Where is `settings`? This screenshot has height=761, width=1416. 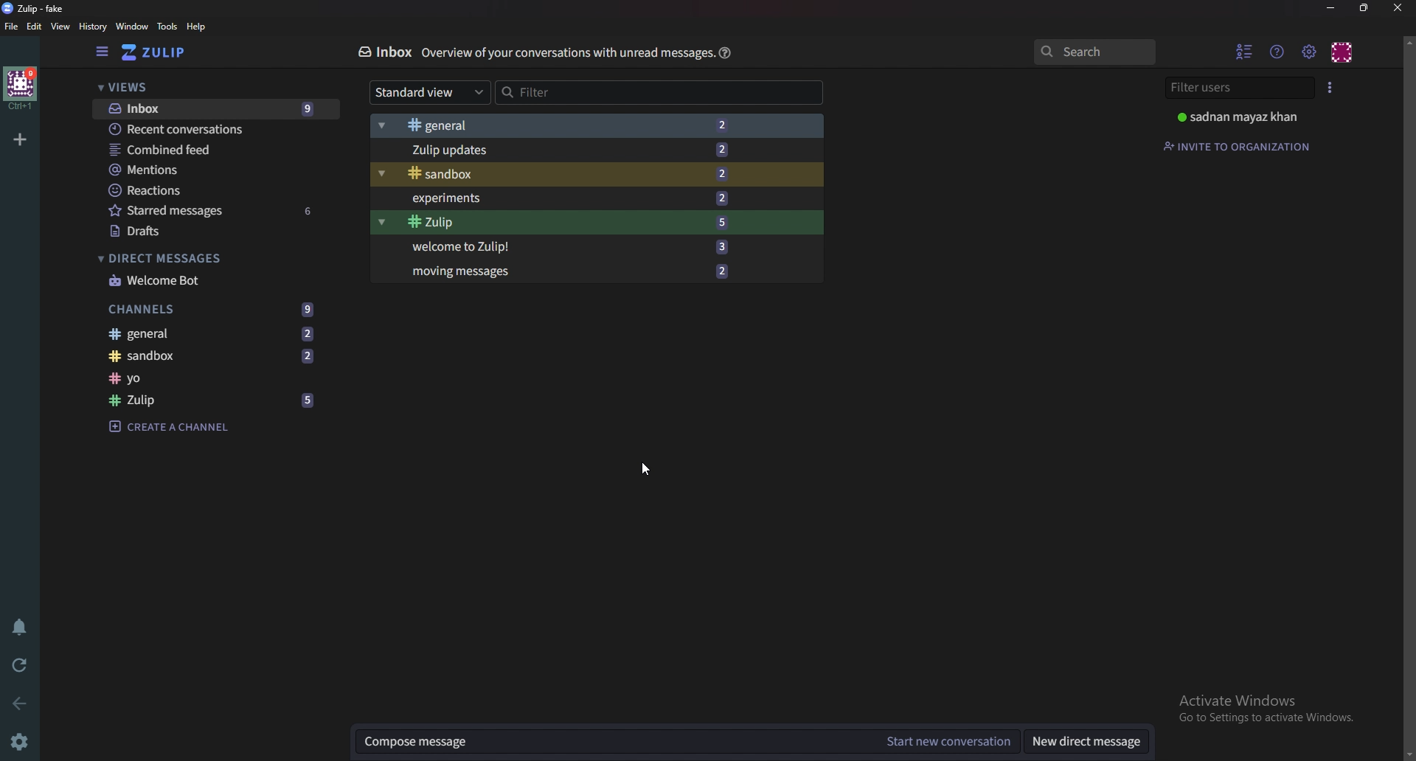
settings is located at coordinates (1308, 52).